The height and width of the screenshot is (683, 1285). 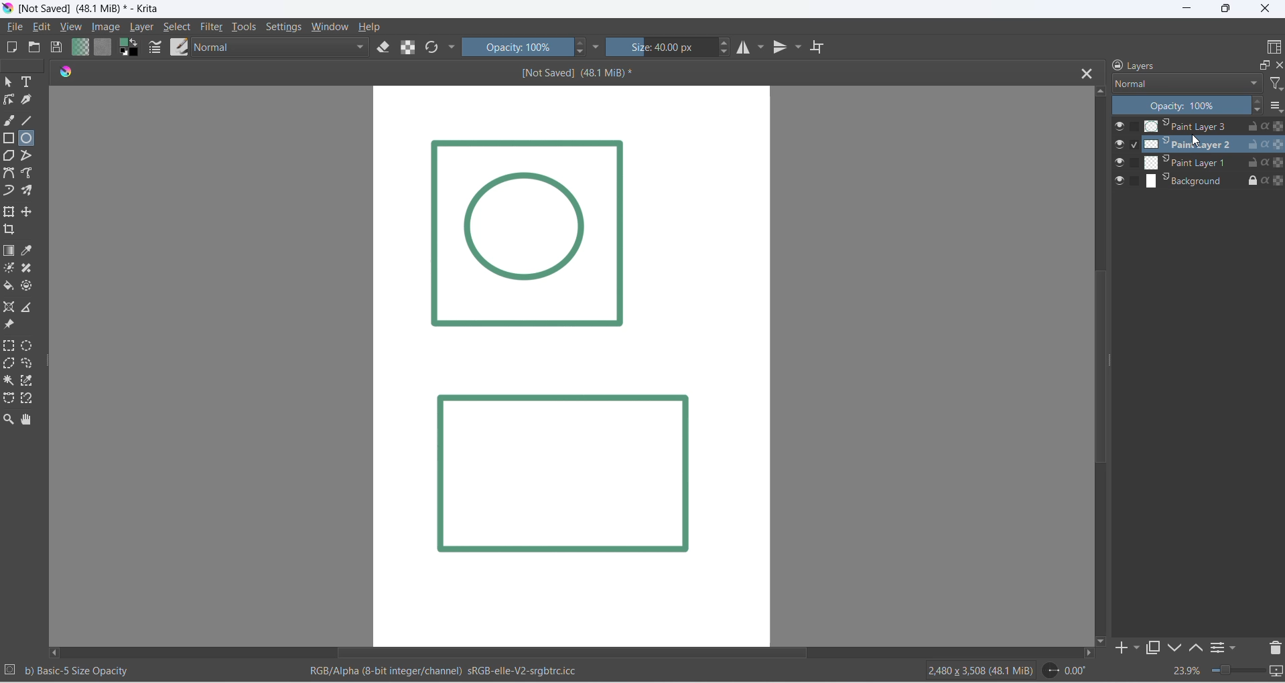 I want to click on reference image tool, so click(x=11, y=326).